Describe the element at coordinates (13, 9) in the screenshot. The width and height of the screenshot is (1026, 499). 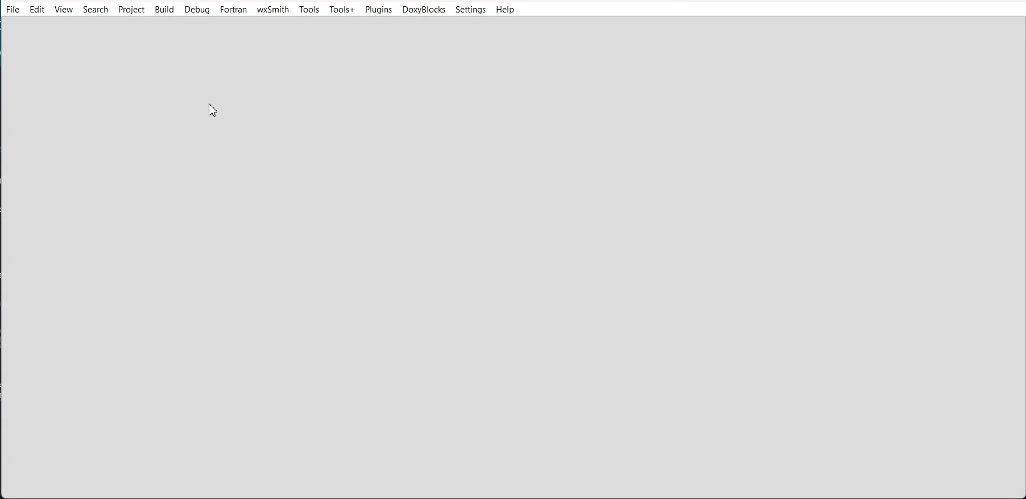
I see `File` at that location.